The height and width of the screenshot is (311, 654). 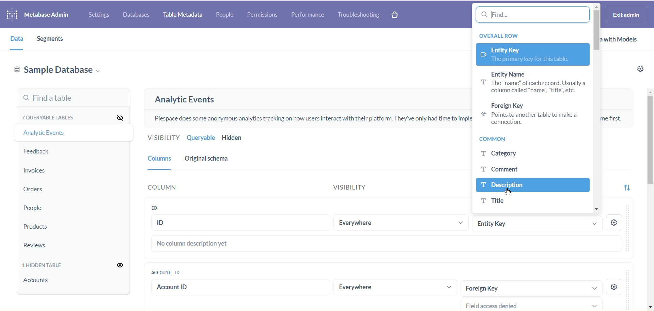 What do you see at coordinates (539, 224) in the screenshot?
I see `entity key` at bounding box center [539, 224].